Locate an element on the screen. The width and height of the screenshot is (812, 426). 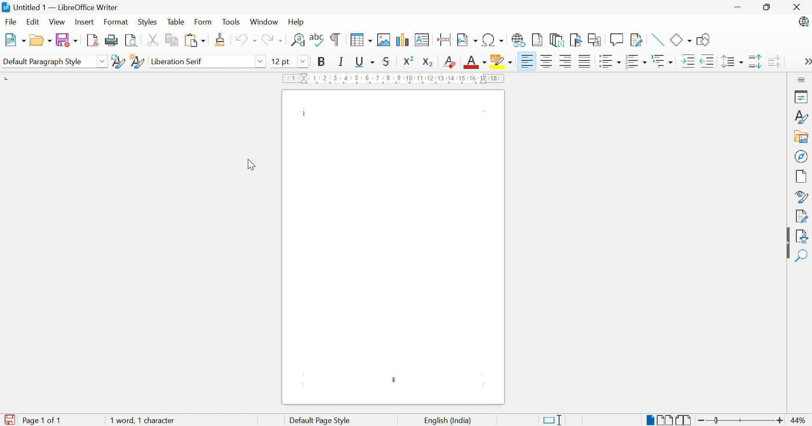
English (India) is located at coordinates (447, 421).